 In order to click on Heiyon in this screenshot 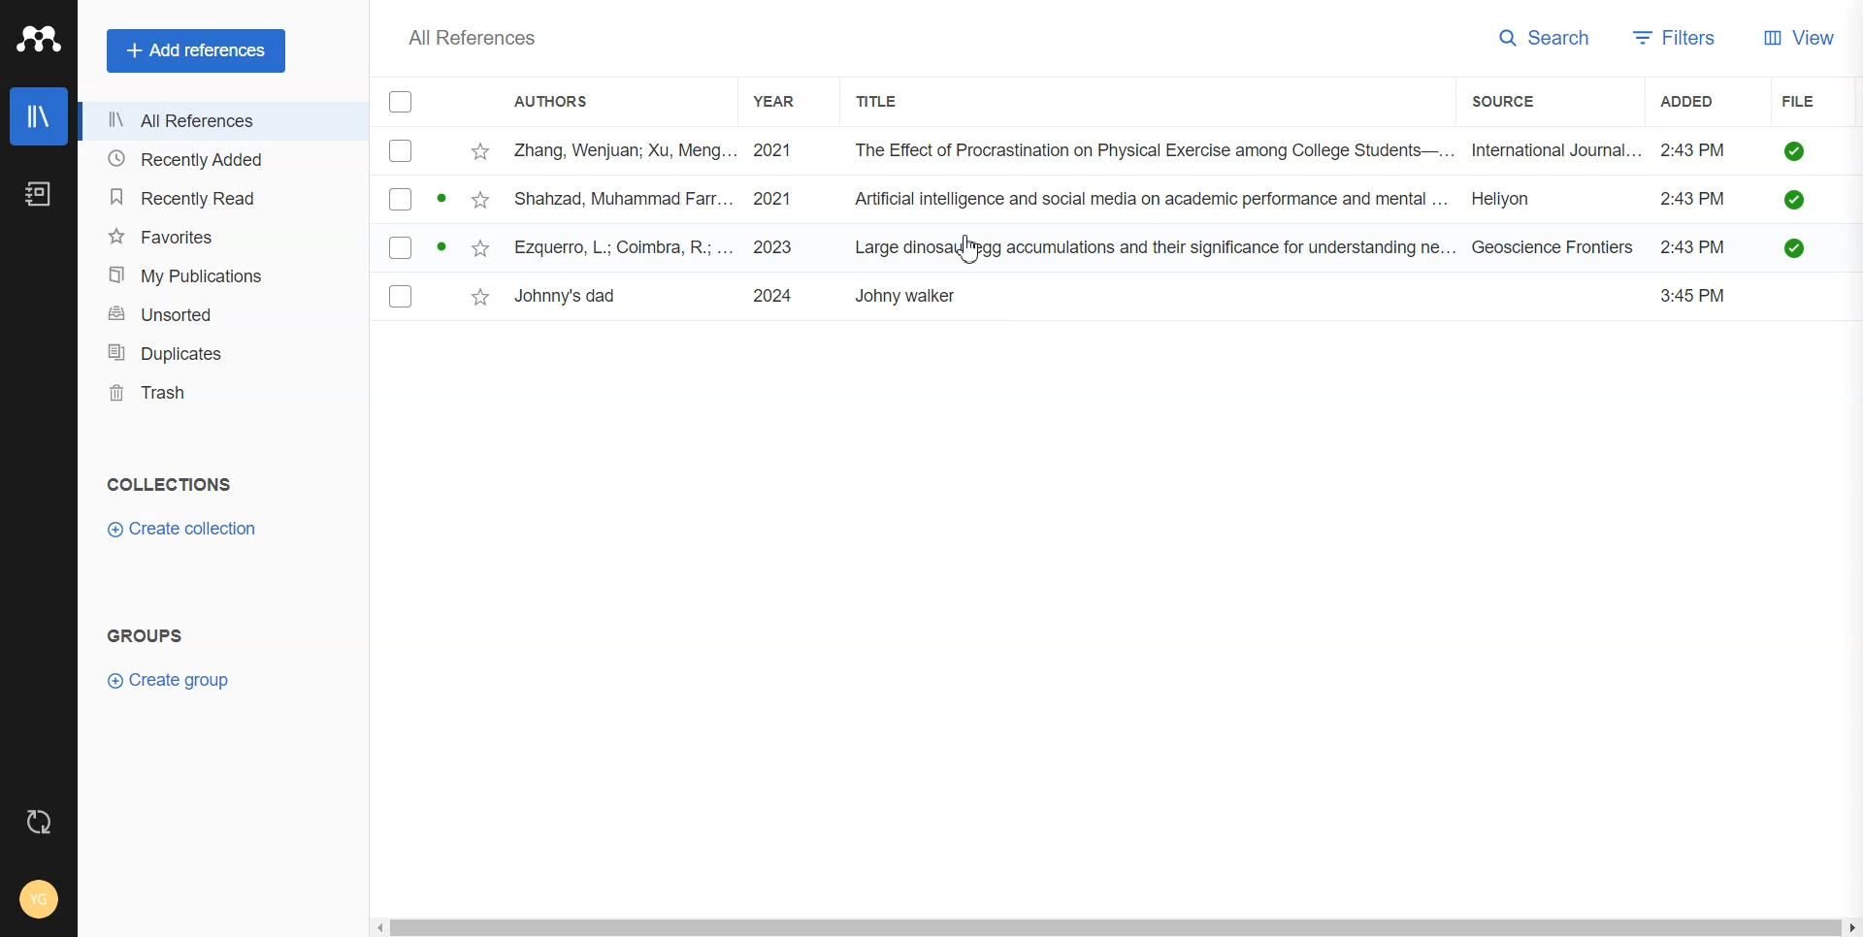, I will do `click(1556, 200)`.